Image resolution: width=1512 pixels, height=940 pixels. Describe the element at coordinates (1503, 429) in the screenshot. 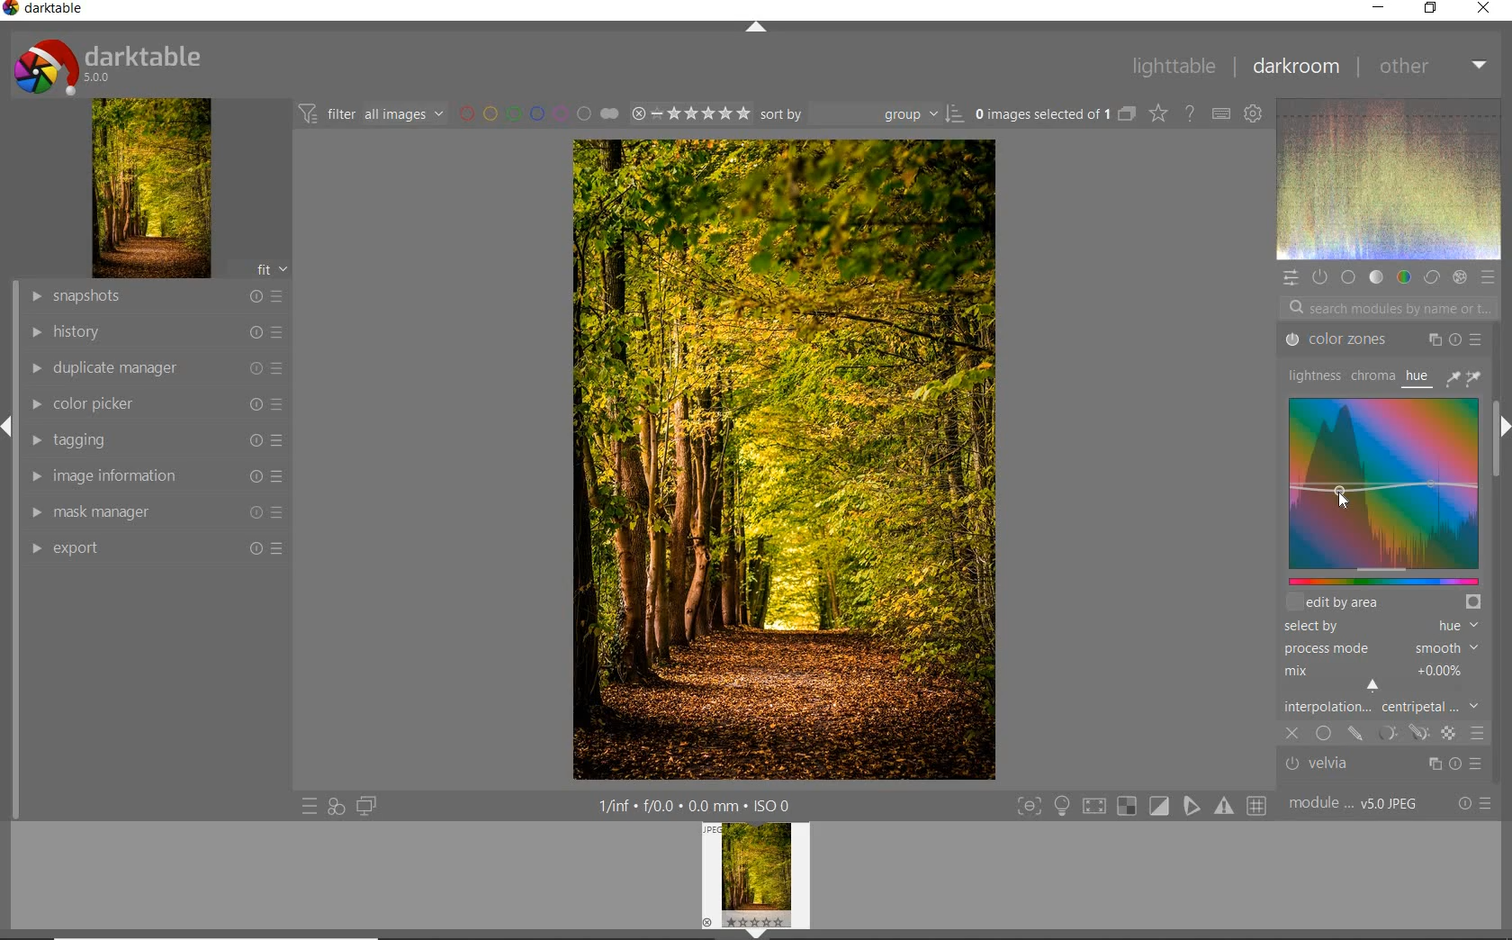

I see `EXPAND/COLLAPSE` at that location.